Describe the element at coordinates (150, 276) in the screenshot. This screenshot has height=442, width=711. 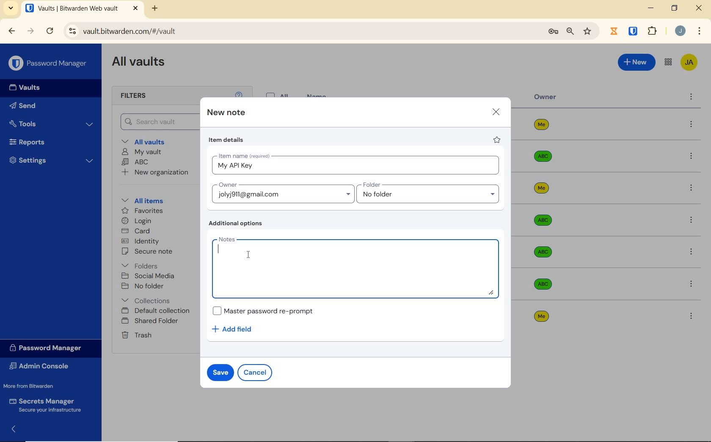
I see `SOCIAL MEDIA` at that location.